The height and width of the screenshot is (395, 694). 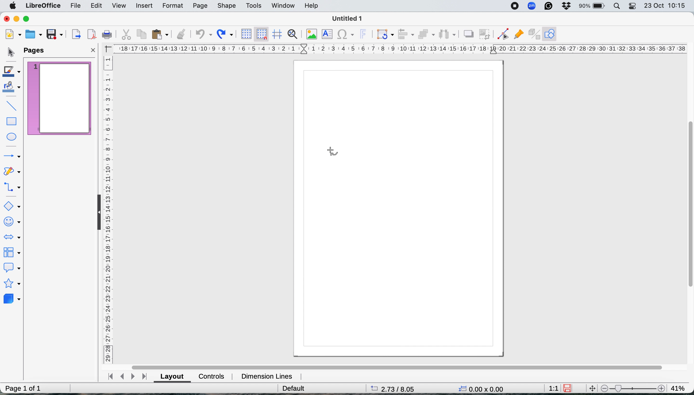 What do you see at coordinates (12, 206) in the screenshot?
I see `basic shapes` at bounding box center [12, 206].